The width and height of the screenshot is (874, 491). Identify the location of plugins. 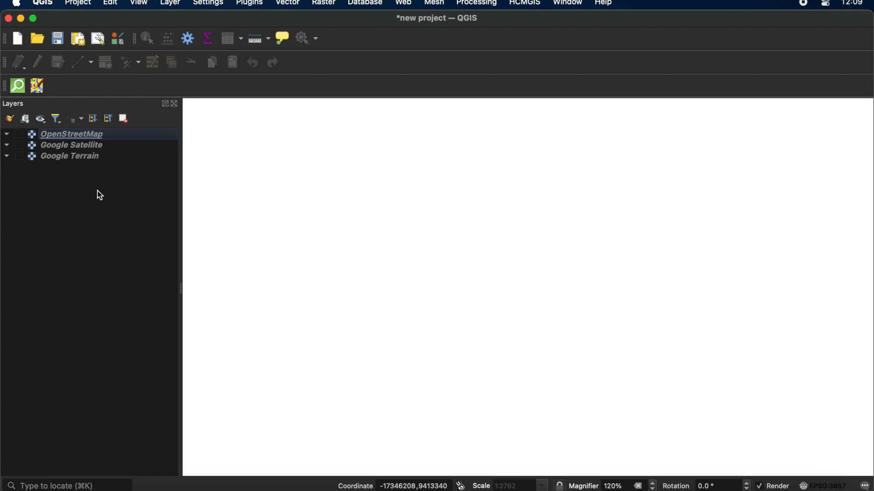
(250, 4).